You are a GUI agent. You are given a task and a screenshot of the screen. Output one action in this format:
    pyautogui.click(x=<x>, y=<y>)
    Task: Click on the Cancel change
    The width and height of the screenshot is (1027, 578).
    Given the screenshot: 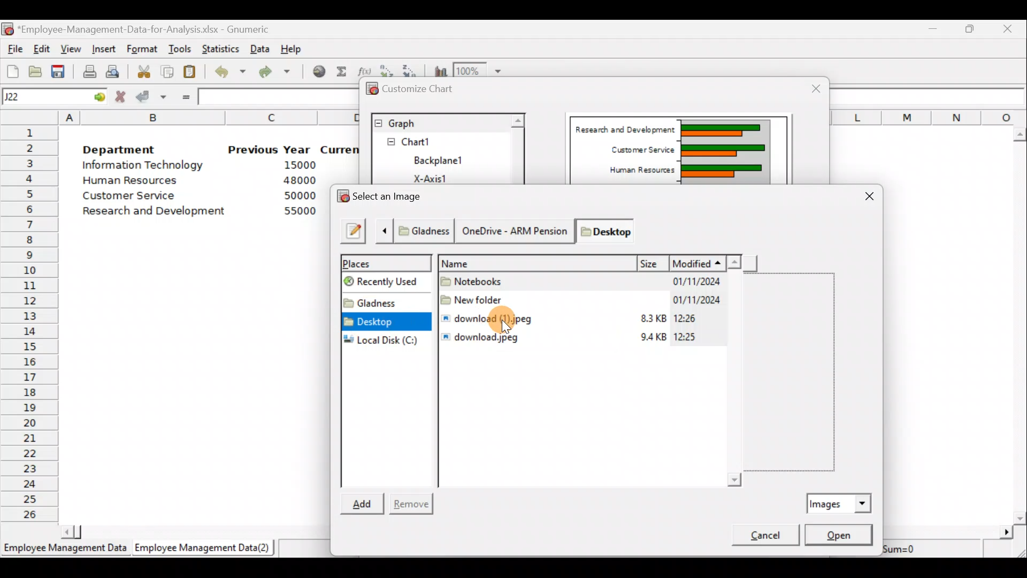 What is the action you would take?
    pyautogui.click(x=121, y=97)
    